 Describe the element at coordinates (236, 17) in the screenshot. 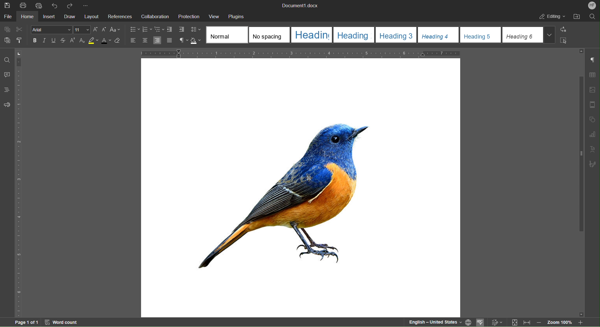

I see `Plugins` at that location.